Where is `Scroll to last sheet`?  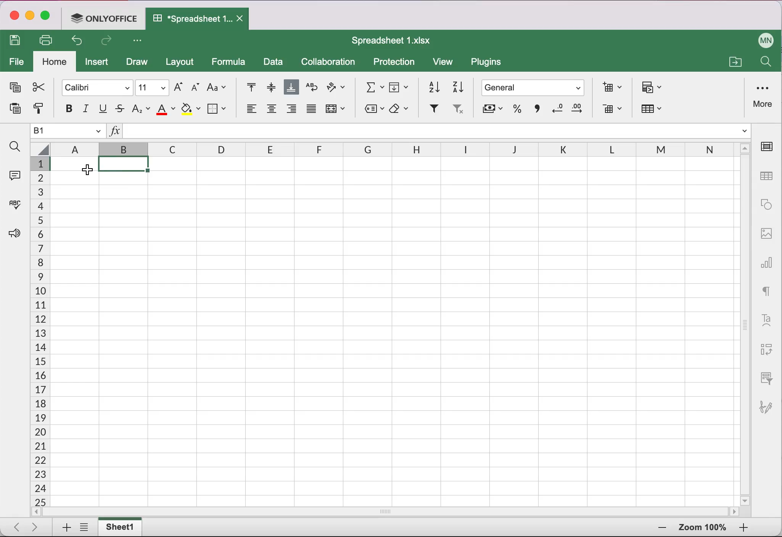
Scroll to last sheet is located at coordinates (38, 526).